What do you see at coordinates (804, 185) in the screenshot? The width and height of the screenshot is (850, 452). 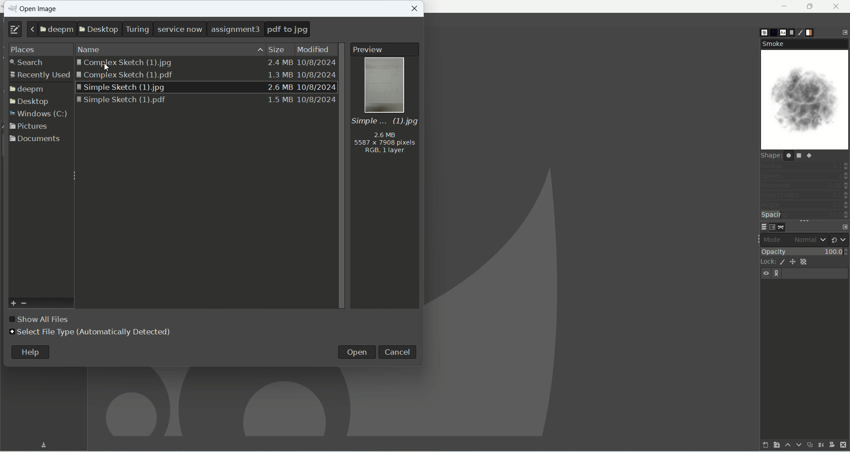 I see `hardness` at bounding box center [804, 185].